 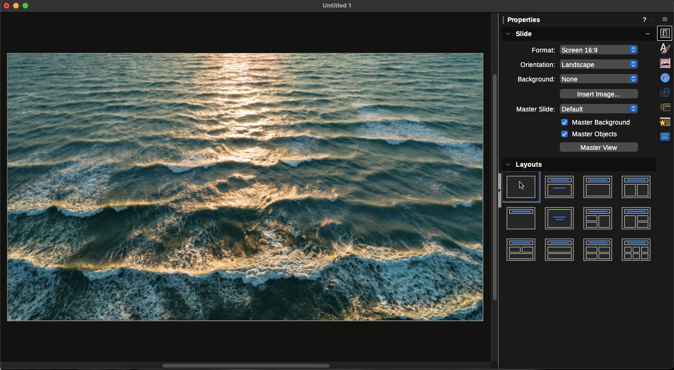 I want to click on Expand, so click(x=26, y=6).